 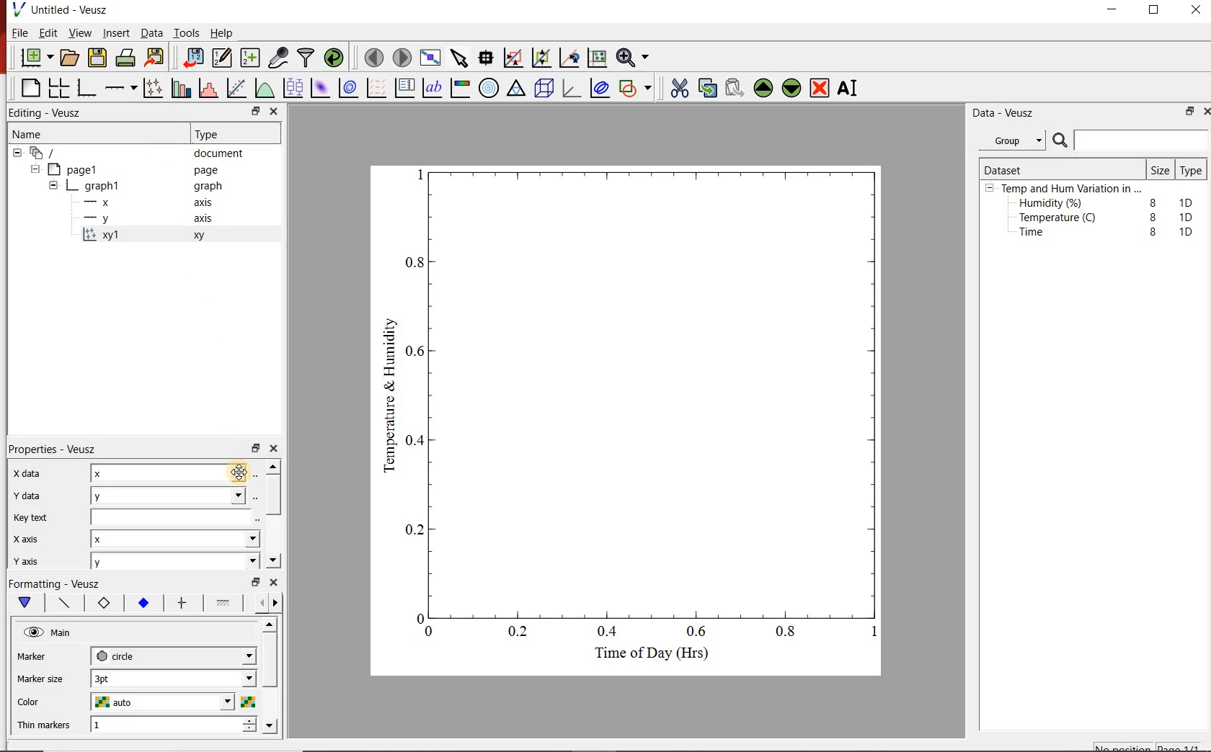 What do you see at coordinates (216, 134) in the screenshot?
I see `Type` at bounding box center [216, 134].